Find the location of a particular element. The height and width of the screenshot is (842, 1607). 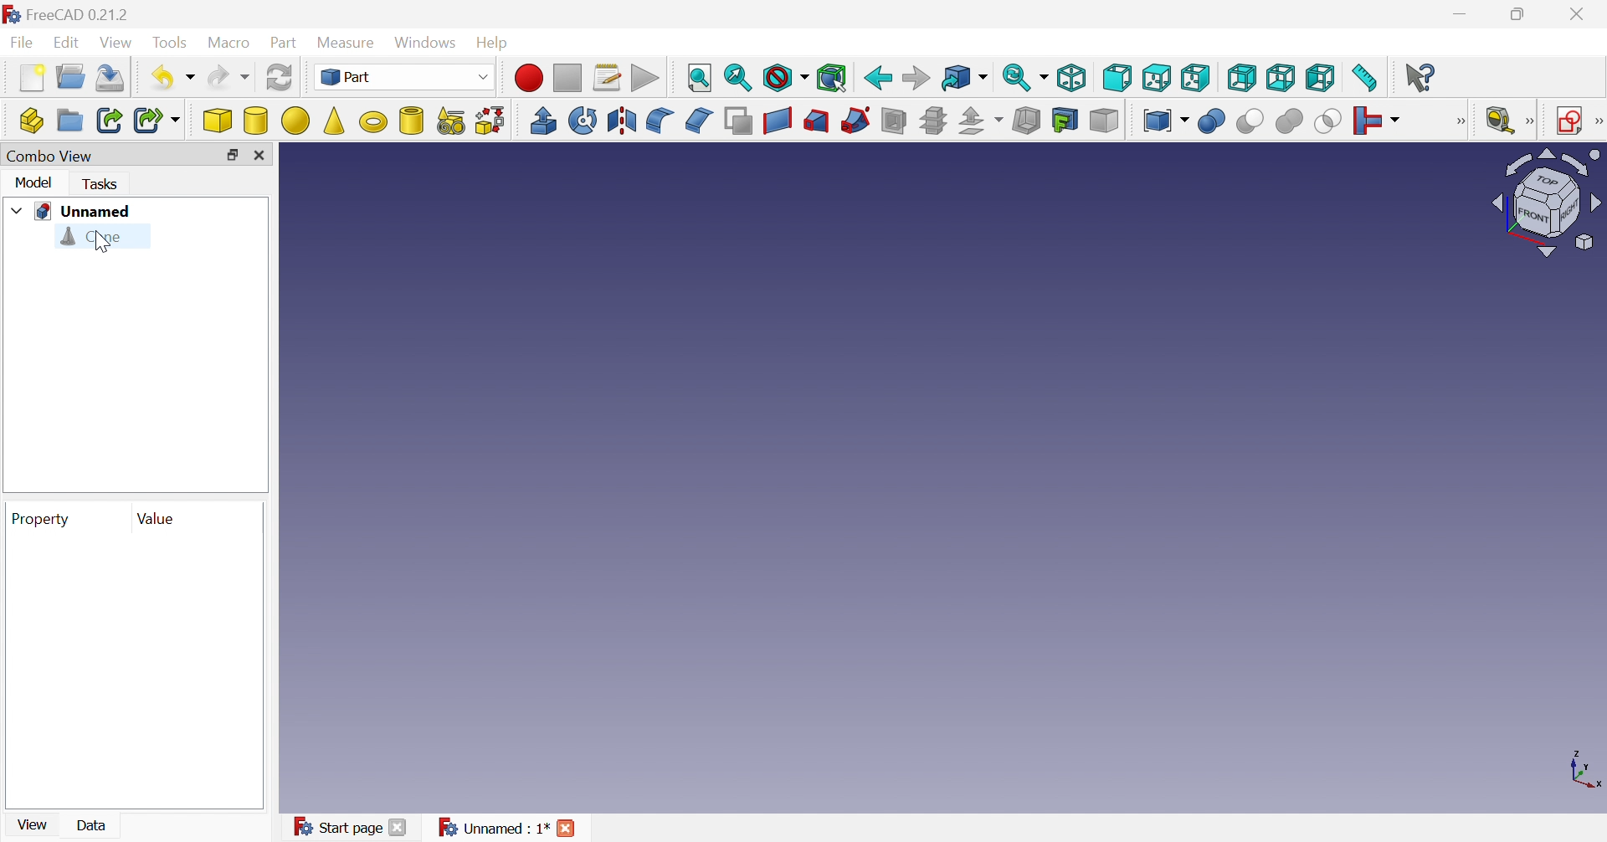

View is located at coordinates (32, 828).